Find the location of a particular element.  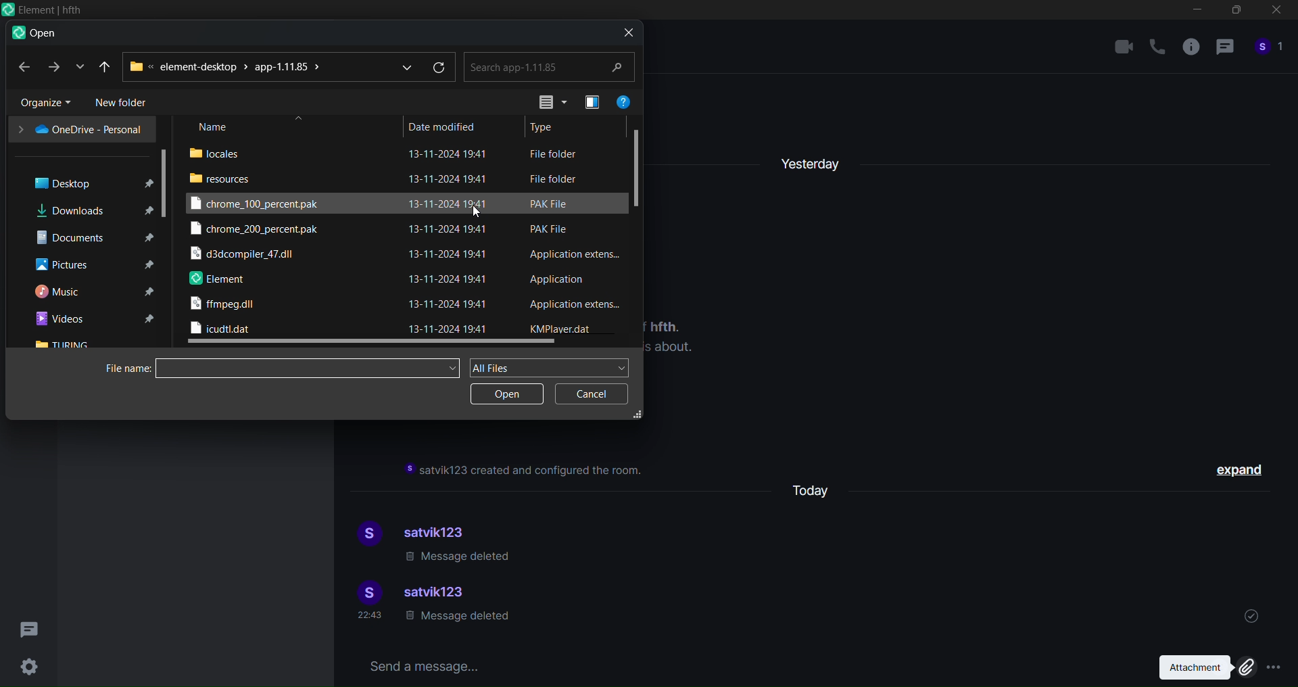

turing folder is located at coordinates (65, 344).